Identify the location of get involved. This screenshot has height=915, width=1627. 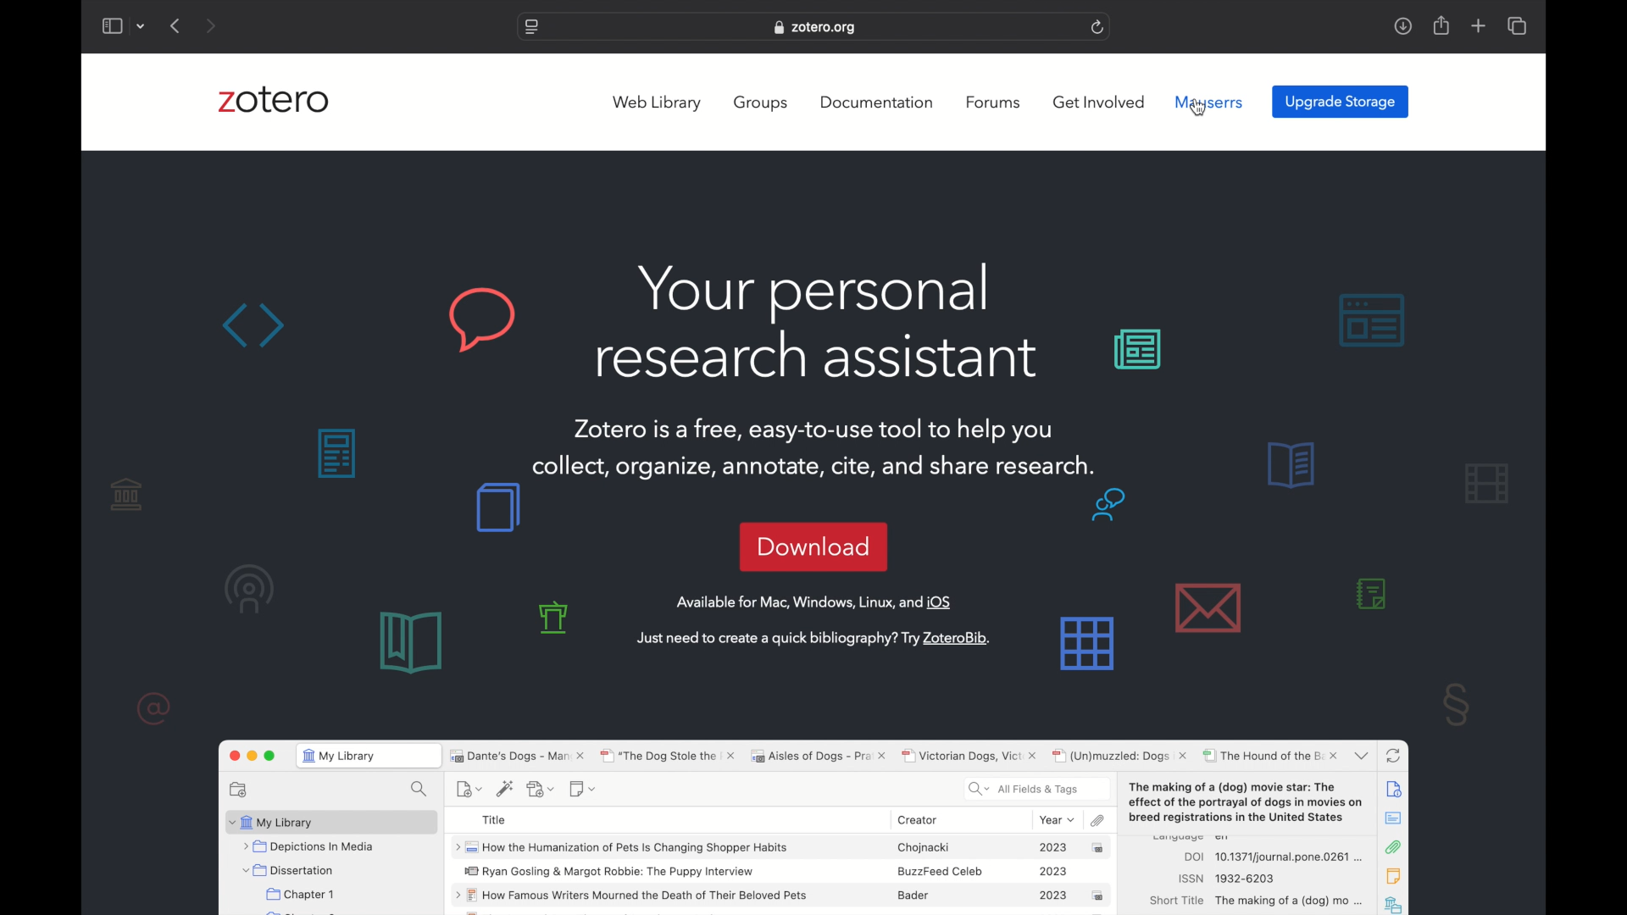
(1099, 103).